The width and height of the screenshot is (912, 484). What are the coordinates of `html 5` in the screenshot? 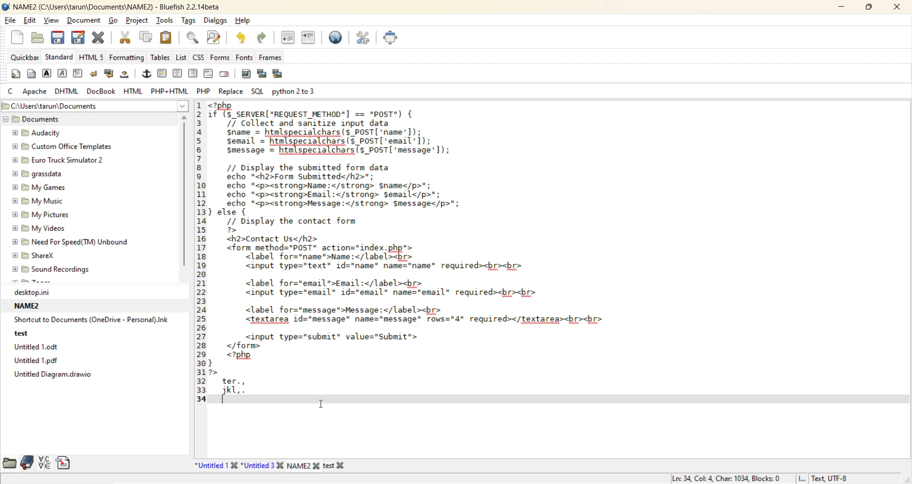 It's located at (93, 57).